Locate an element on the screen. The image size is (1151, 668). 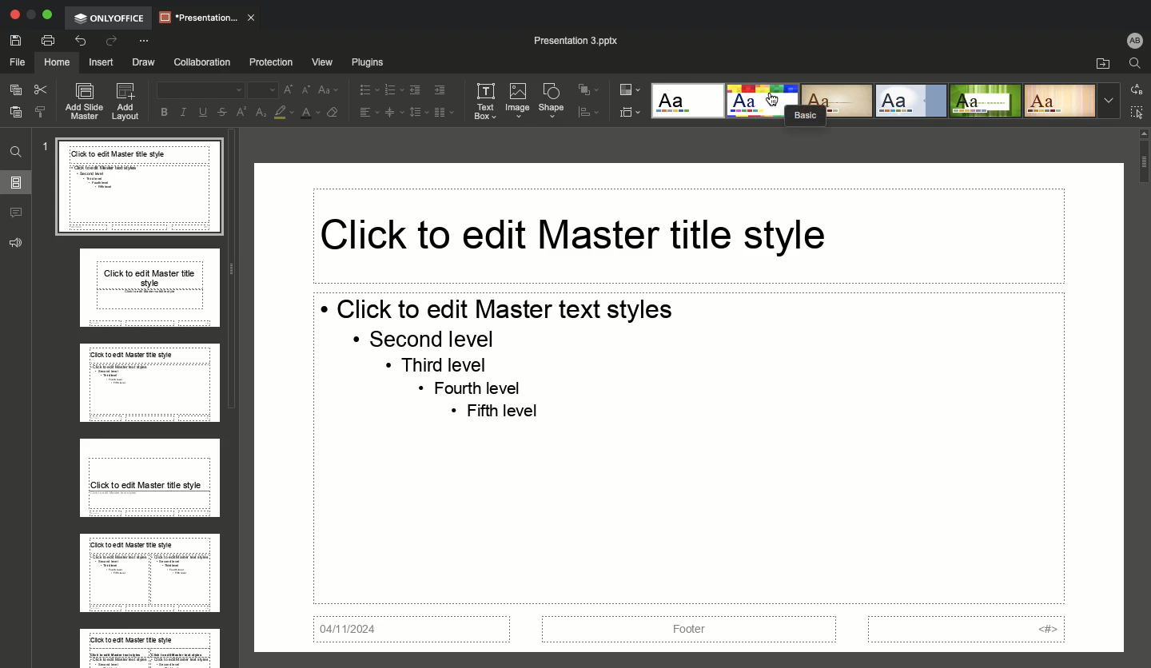
Copy is located at coordinates (15, 92).